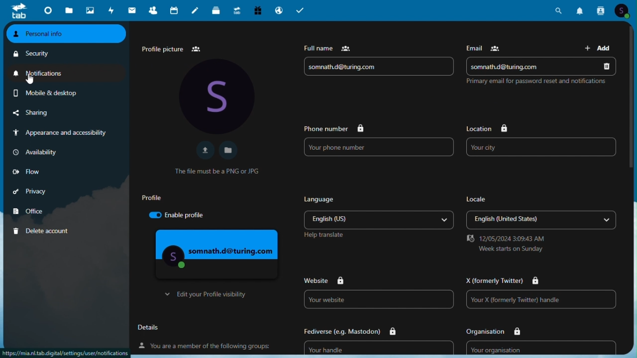  Describe the element at coordinates (176, 9) in the screenshot. I see `Calendar` at that location.